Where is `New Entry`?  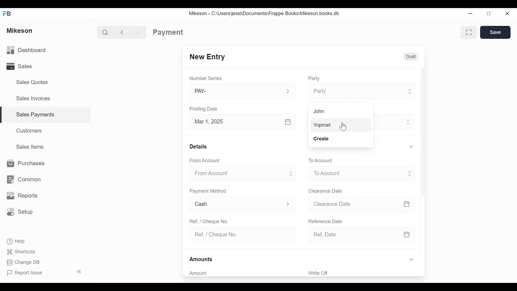 New Entry is located at coordinates (207, 56).